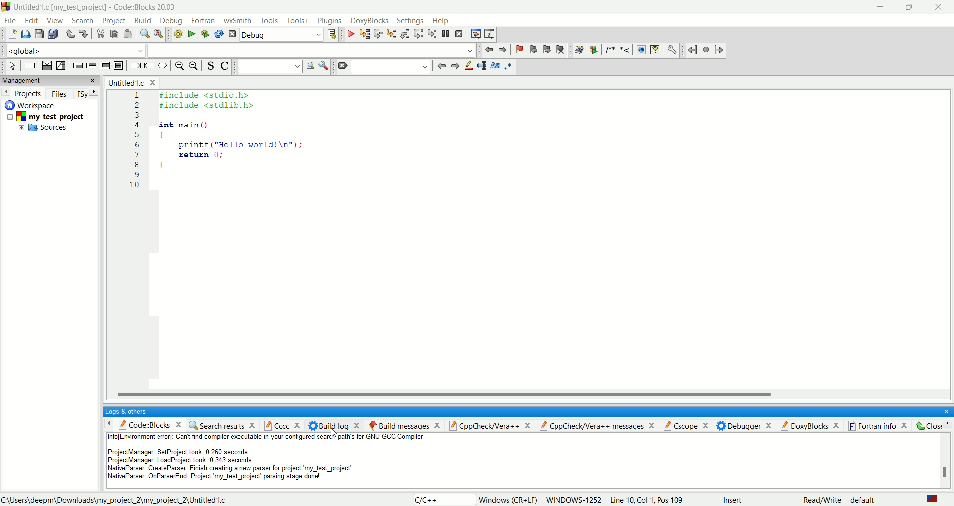 Image resolution: width=954 pixels, height=506 pixels. Describe the element at coordinates (812, 425) in the screenshot. I see `doxyblocks` at that location.